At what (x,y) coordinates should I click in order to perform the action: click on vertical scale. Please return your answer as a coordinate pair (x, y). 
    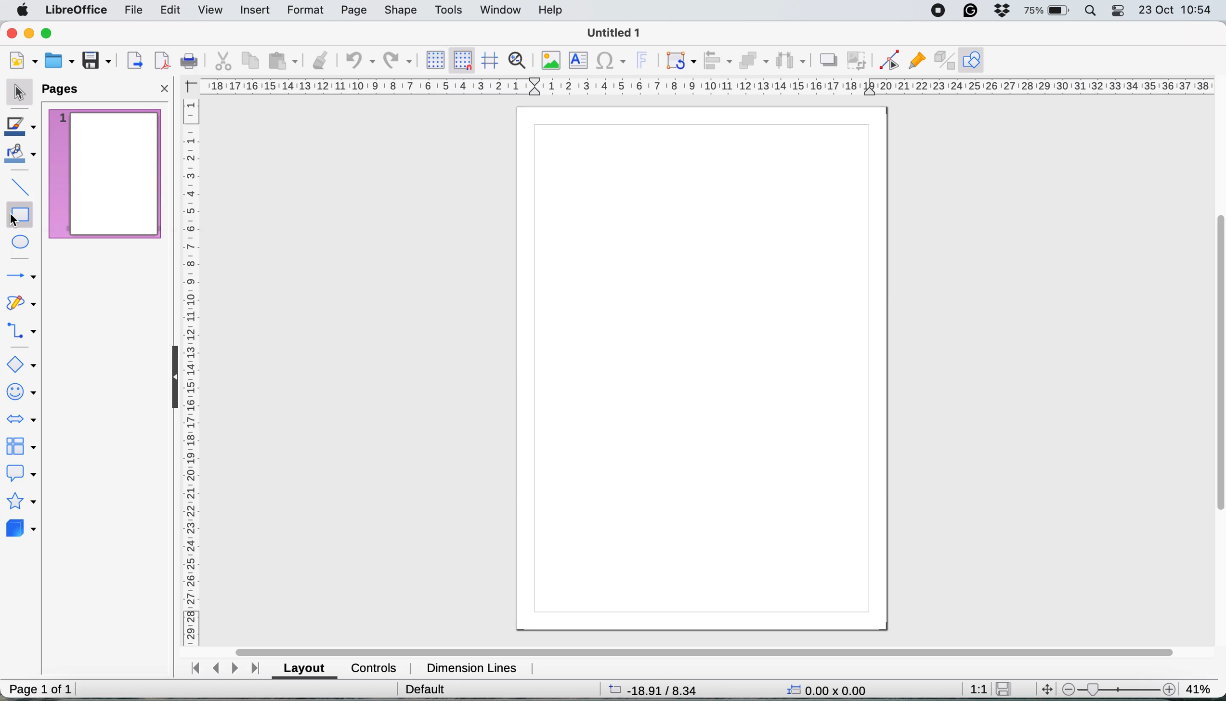
    Looking at the image, I should click on (190, 370).